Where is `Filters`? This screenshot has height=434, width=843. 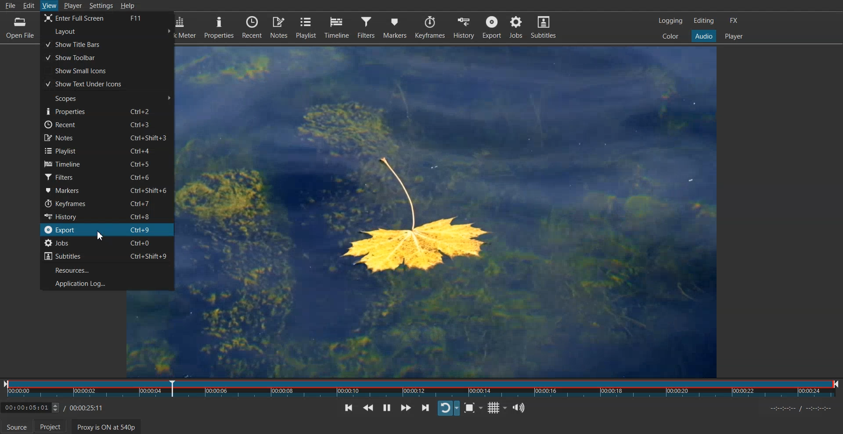
Filters is located at coordinates (107, 176).